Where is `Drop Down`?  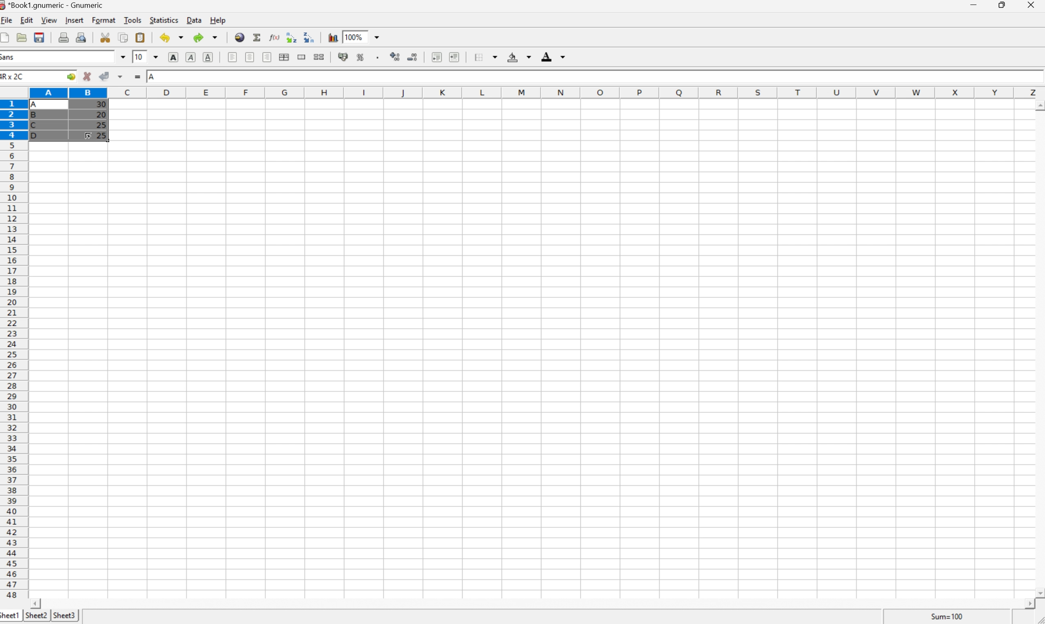
Drop Down is located at coordinates (122, 57).